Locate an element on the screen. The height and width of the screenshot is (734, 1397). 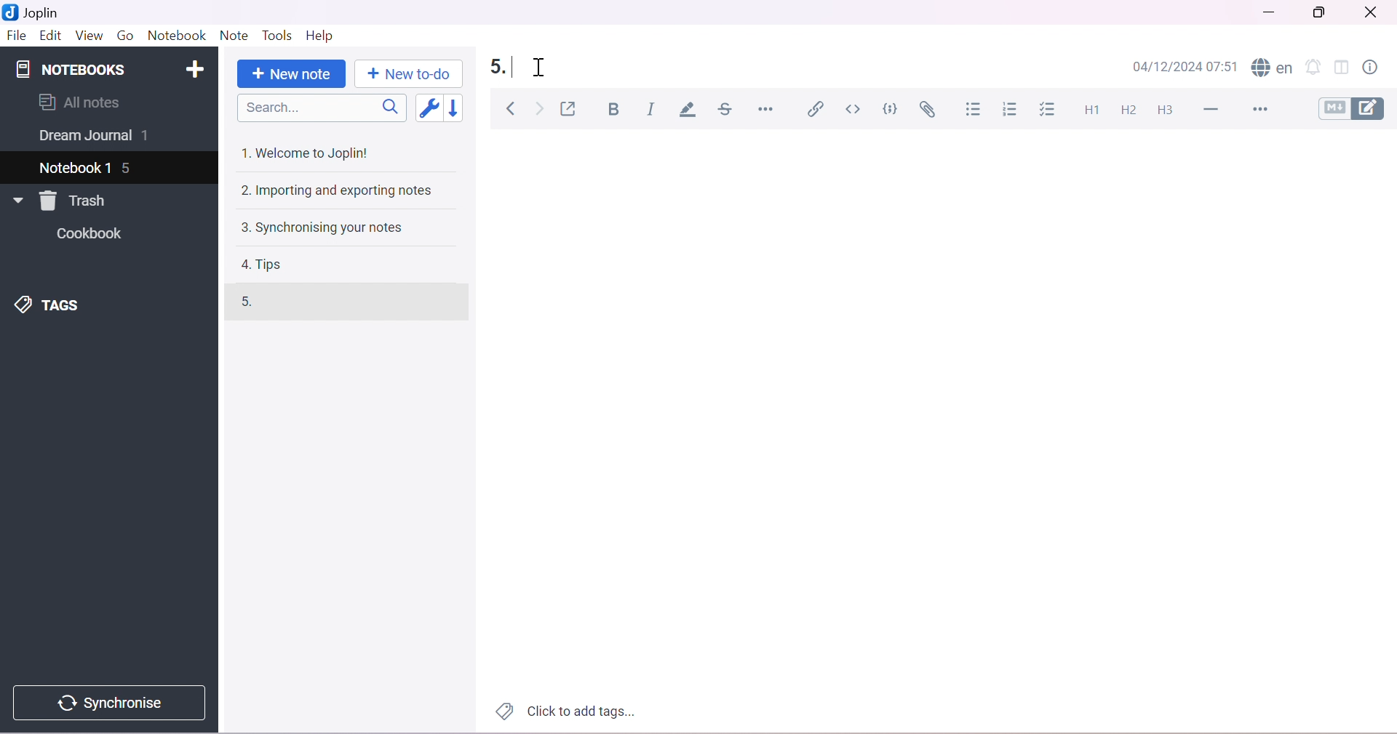
Heading 2 is located at coordinates (1129, 110).